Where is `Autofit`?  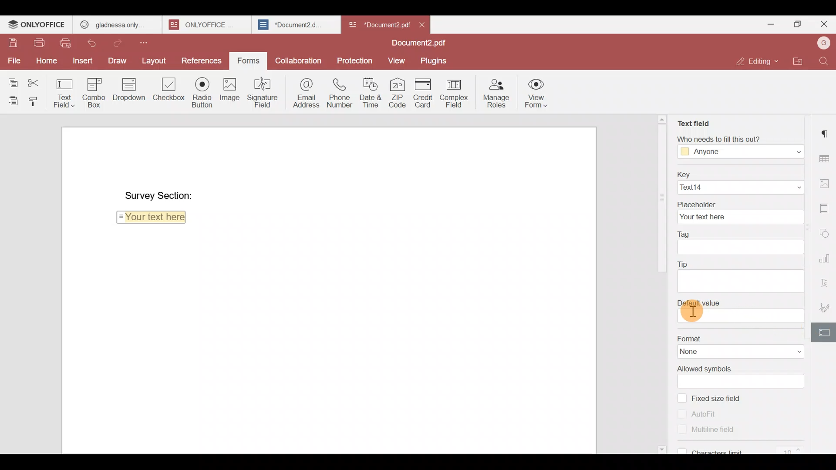
Autofit is located at coordinates (698, 414).